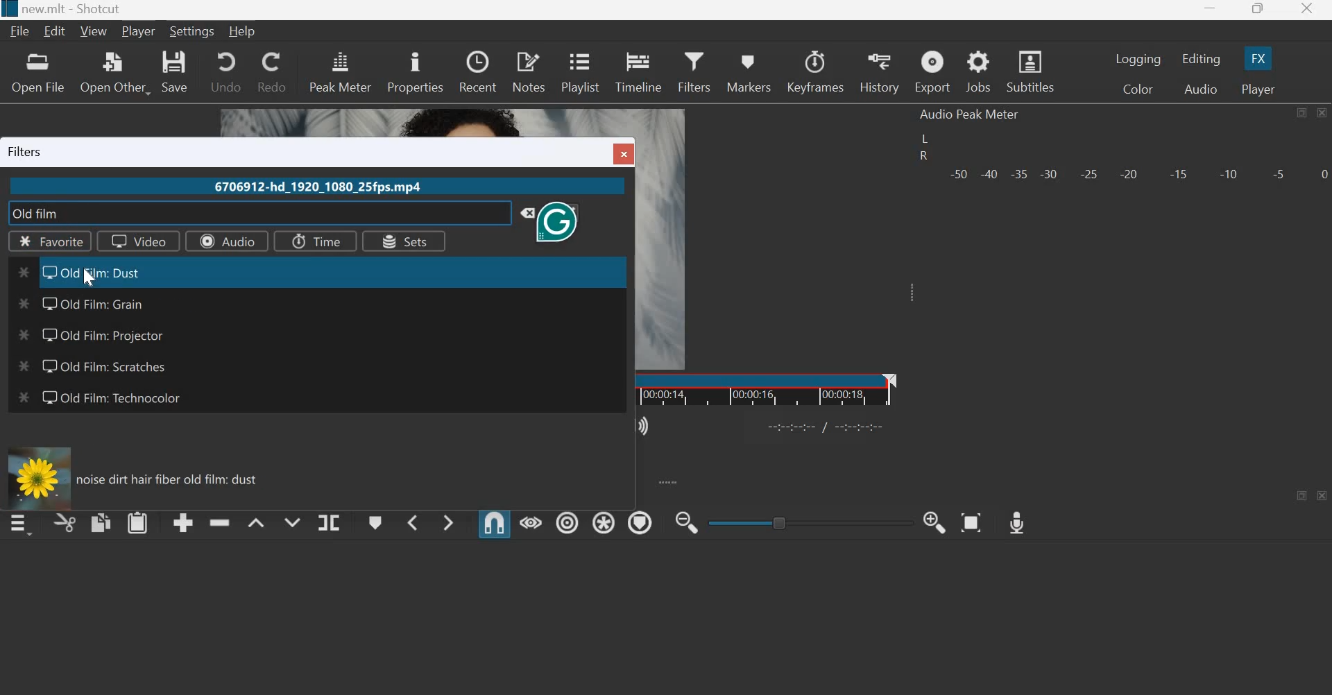 Image resolution: width=1332 pixels, height=695 pixels. Describe the element at coordinates (477, 69) in the screenshot. I see `recent` at that location.